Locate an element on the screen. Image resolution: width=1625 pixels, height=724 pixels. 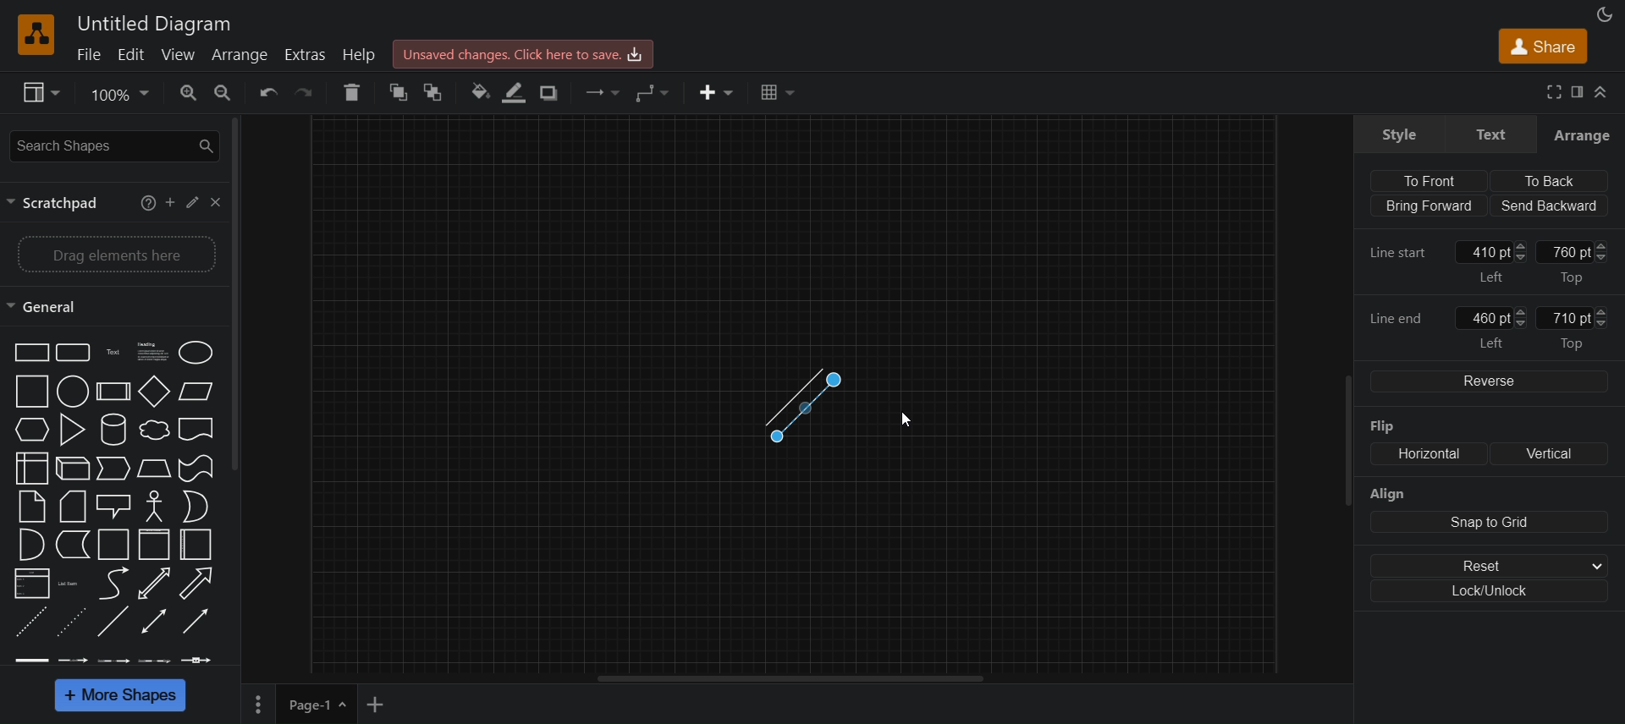
drag elements here is located at coordinates (114, 252).